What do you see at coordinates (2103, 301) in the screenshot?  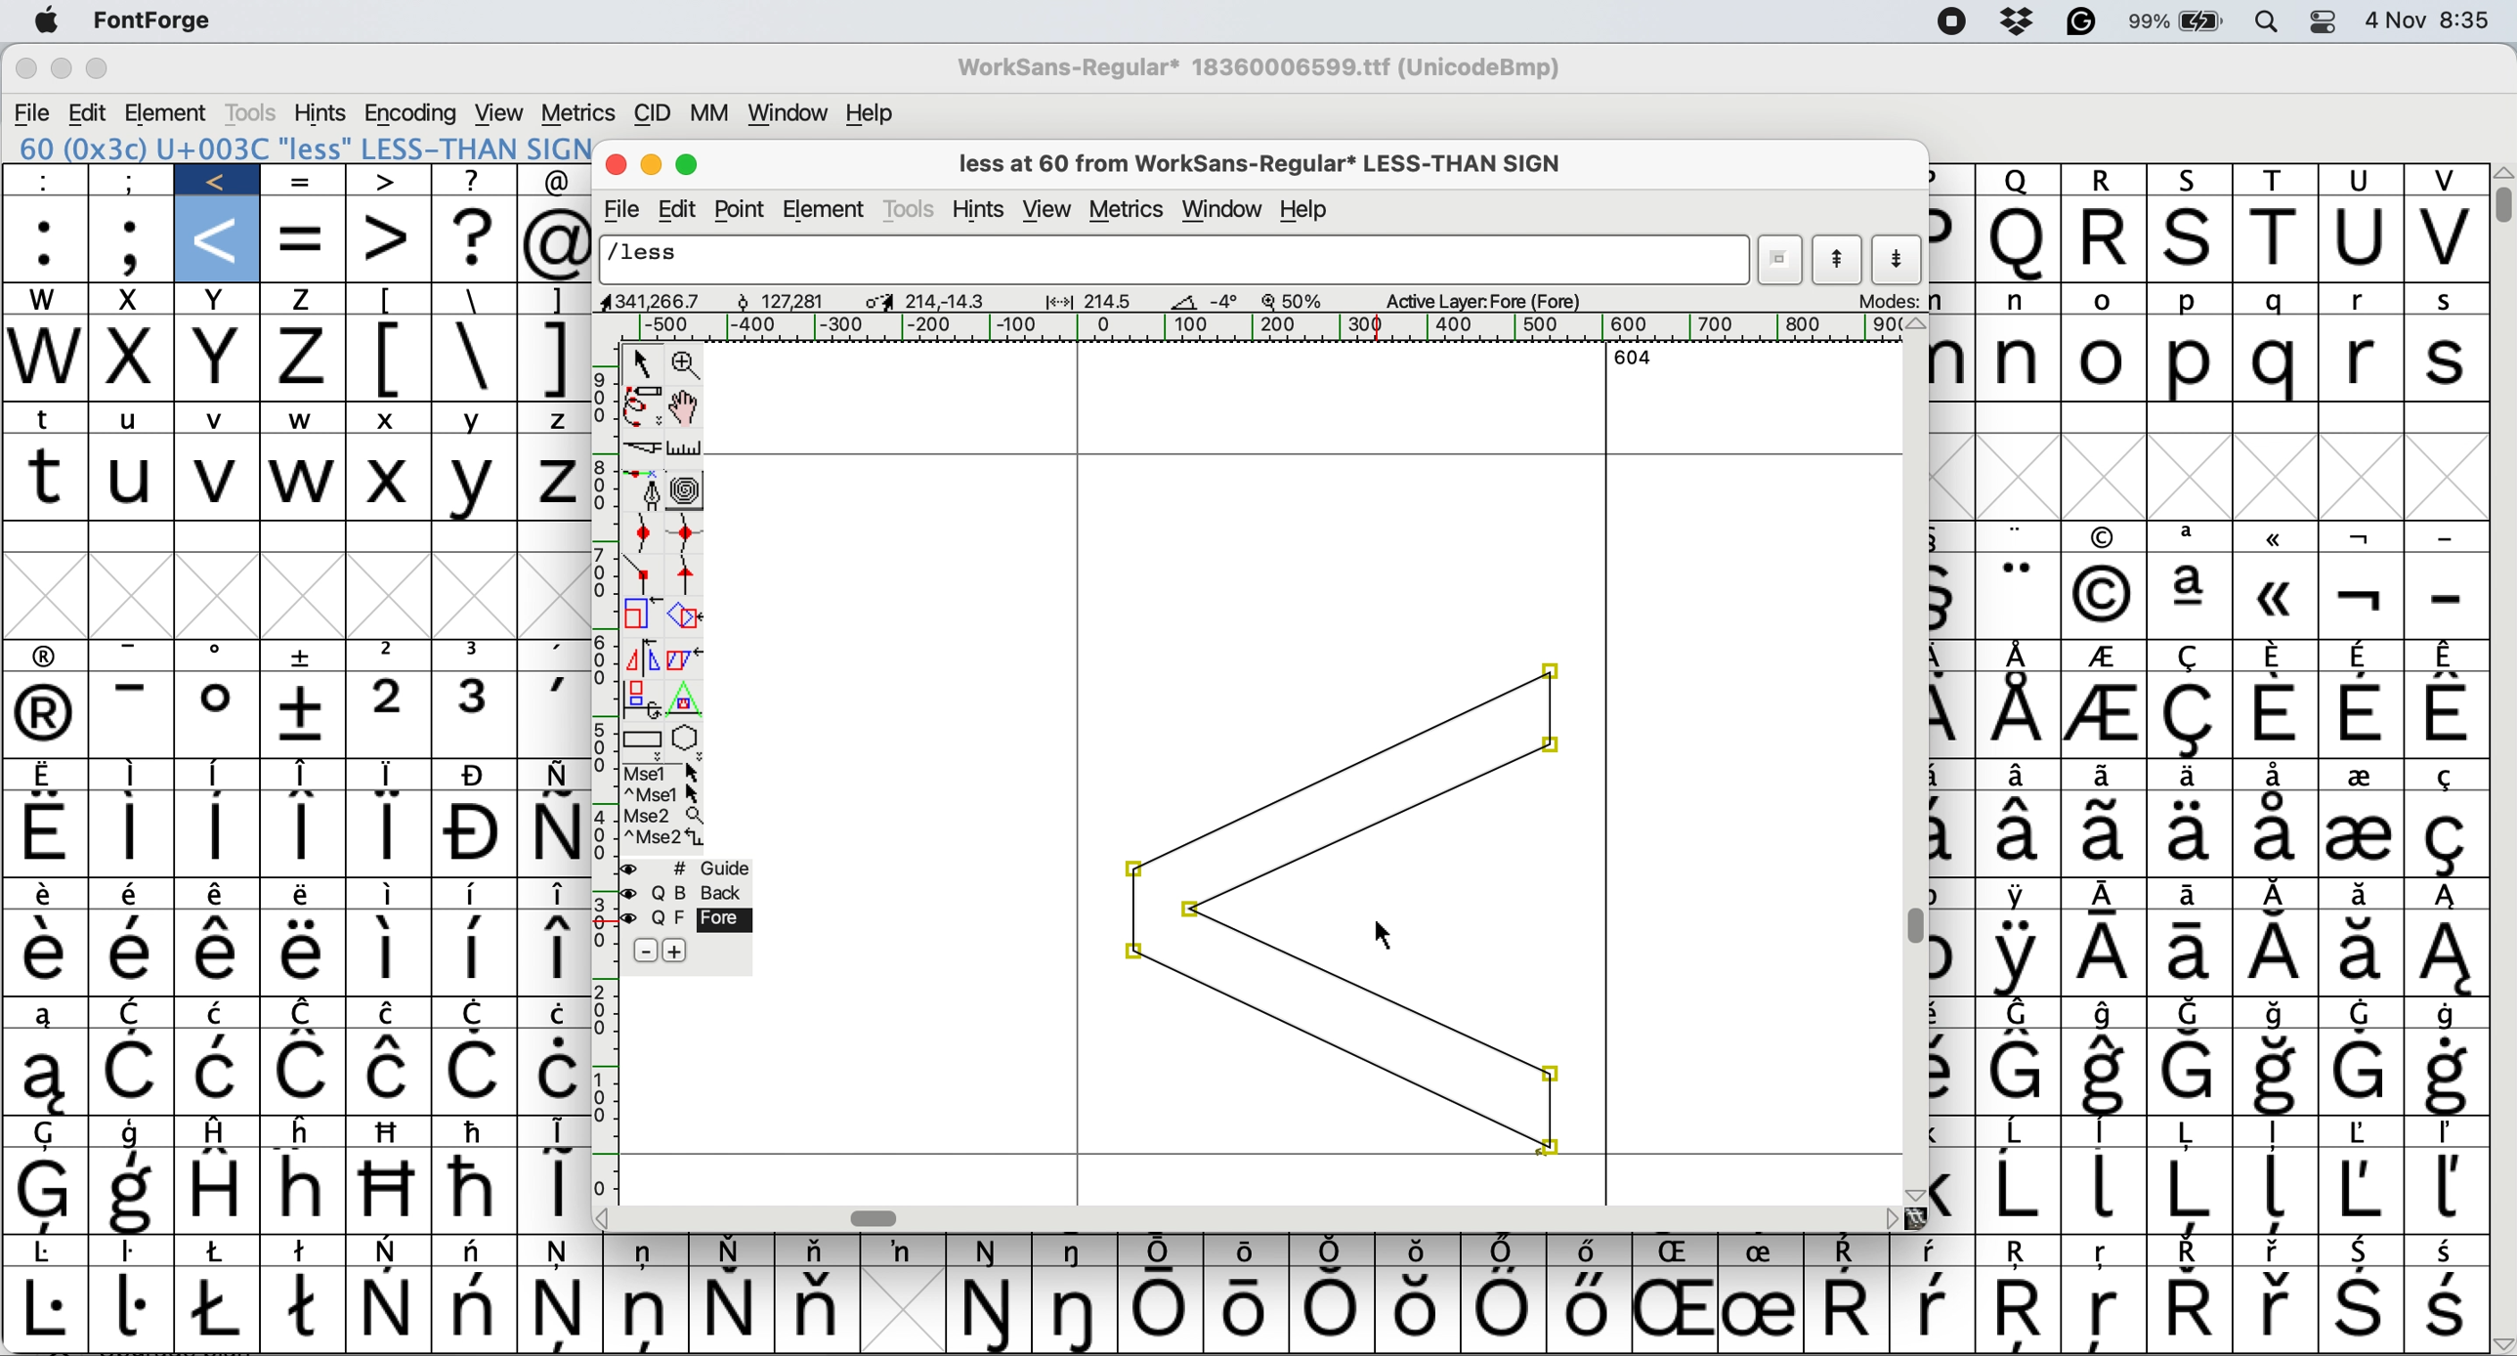 I see `o` at bounding box center [2103, 301].